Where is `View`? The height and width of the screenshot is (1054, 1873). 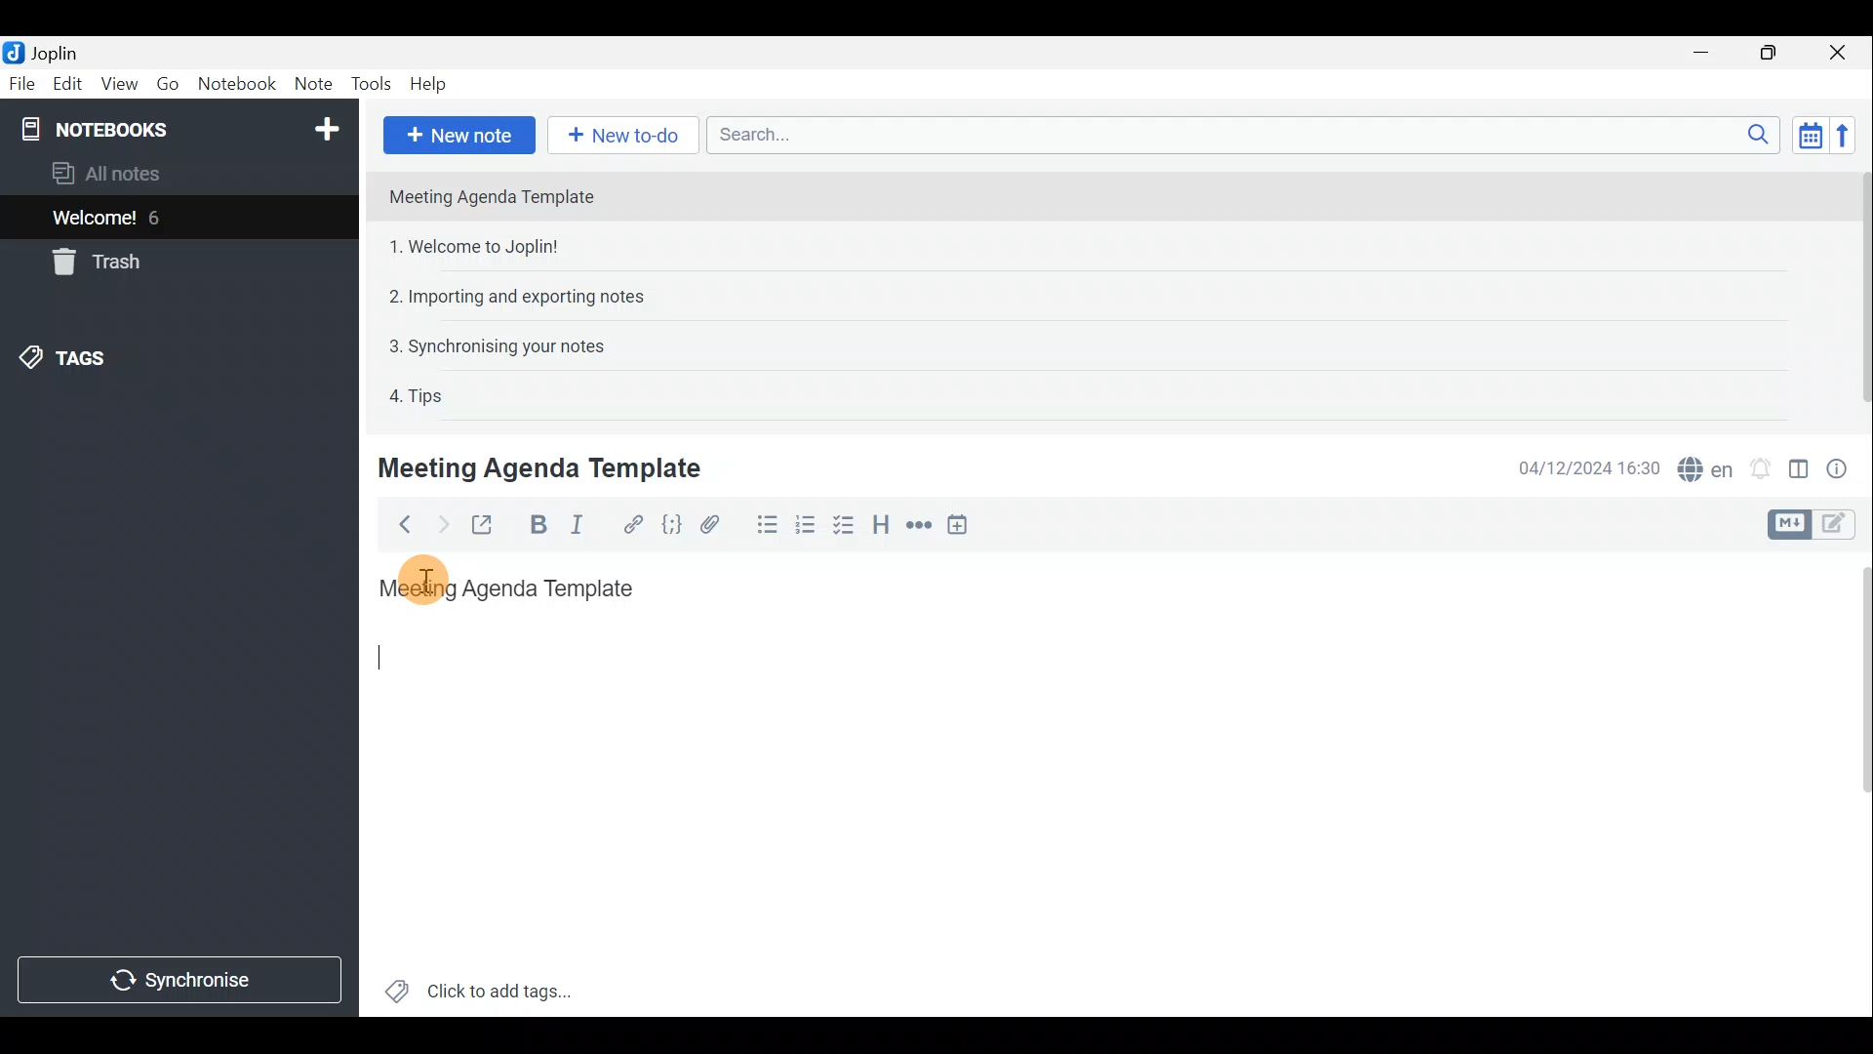
View is located at coordinates (115, 85).